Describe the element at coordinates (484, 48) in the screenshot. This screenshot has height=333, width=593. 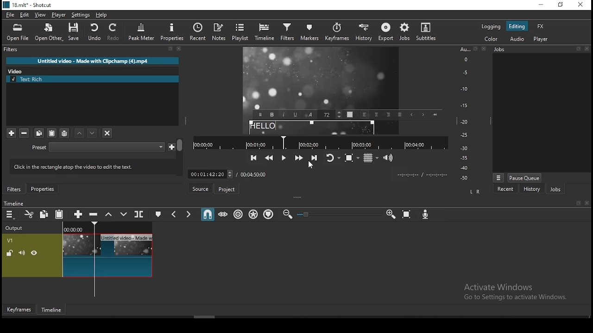
I see `Close` at that location.